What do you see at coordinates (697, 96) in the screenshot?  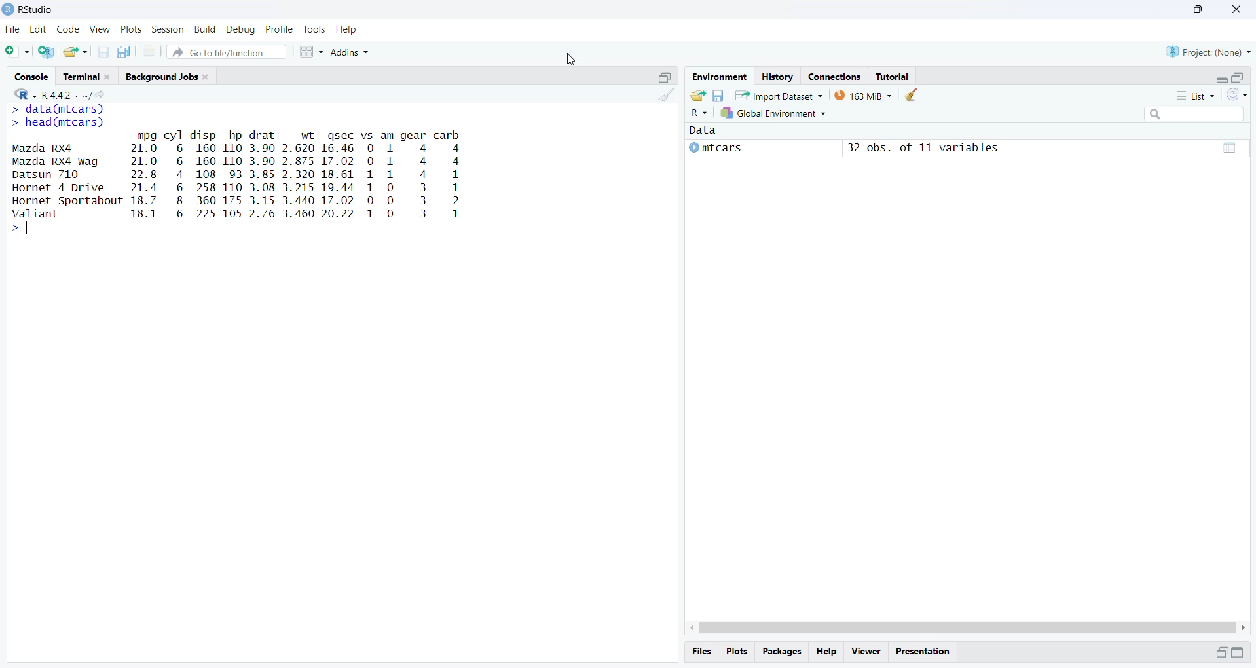 I see `share` at bounding box center [697, 96].